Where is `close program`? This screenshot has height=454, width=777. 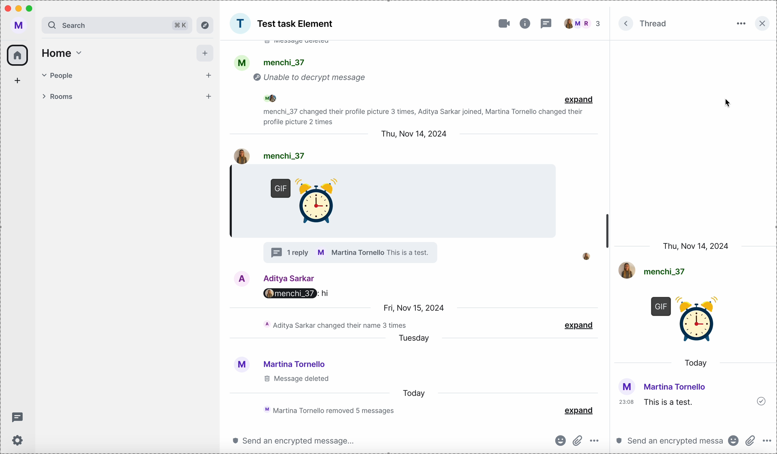
close program is located at coordinates (7, 8).